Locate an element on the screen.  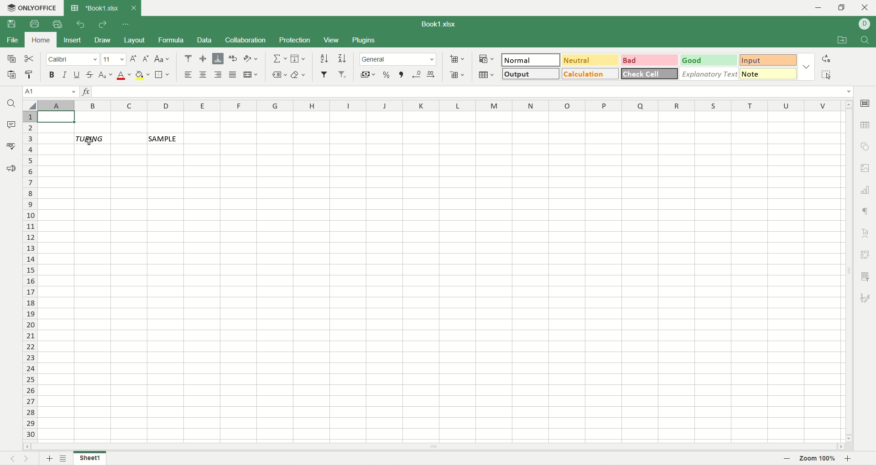
zoom percent is located at coordinates (818, 460).